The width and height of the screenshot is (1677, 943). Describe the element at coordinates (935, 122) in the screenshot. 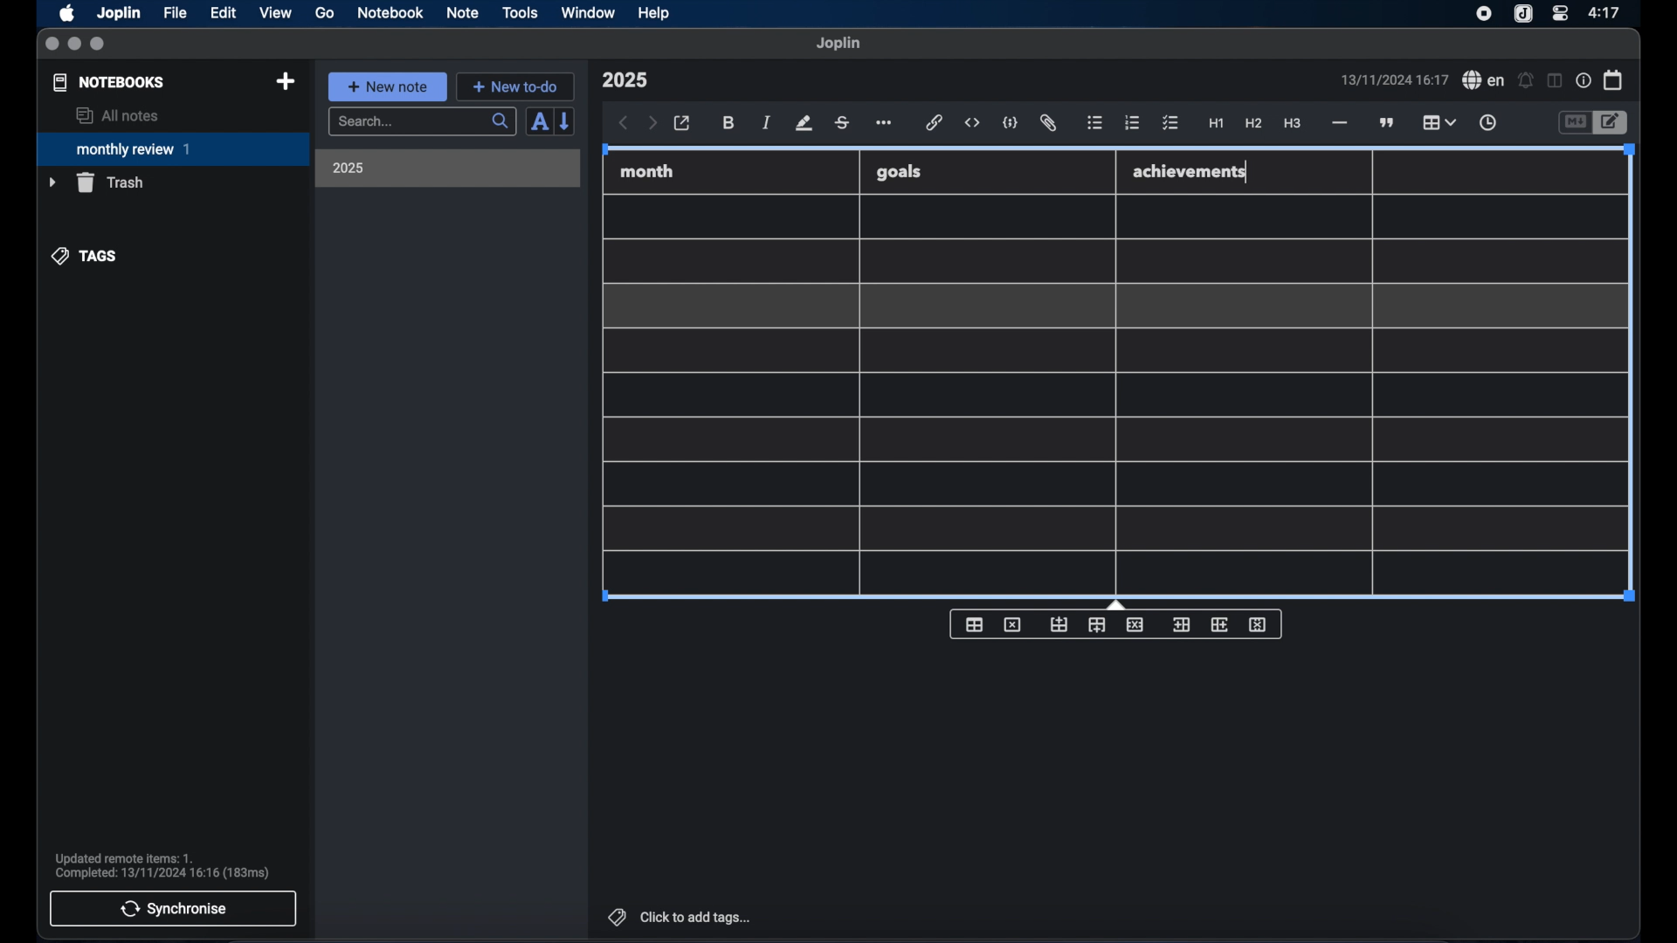

I see `hyperlink` at that location.